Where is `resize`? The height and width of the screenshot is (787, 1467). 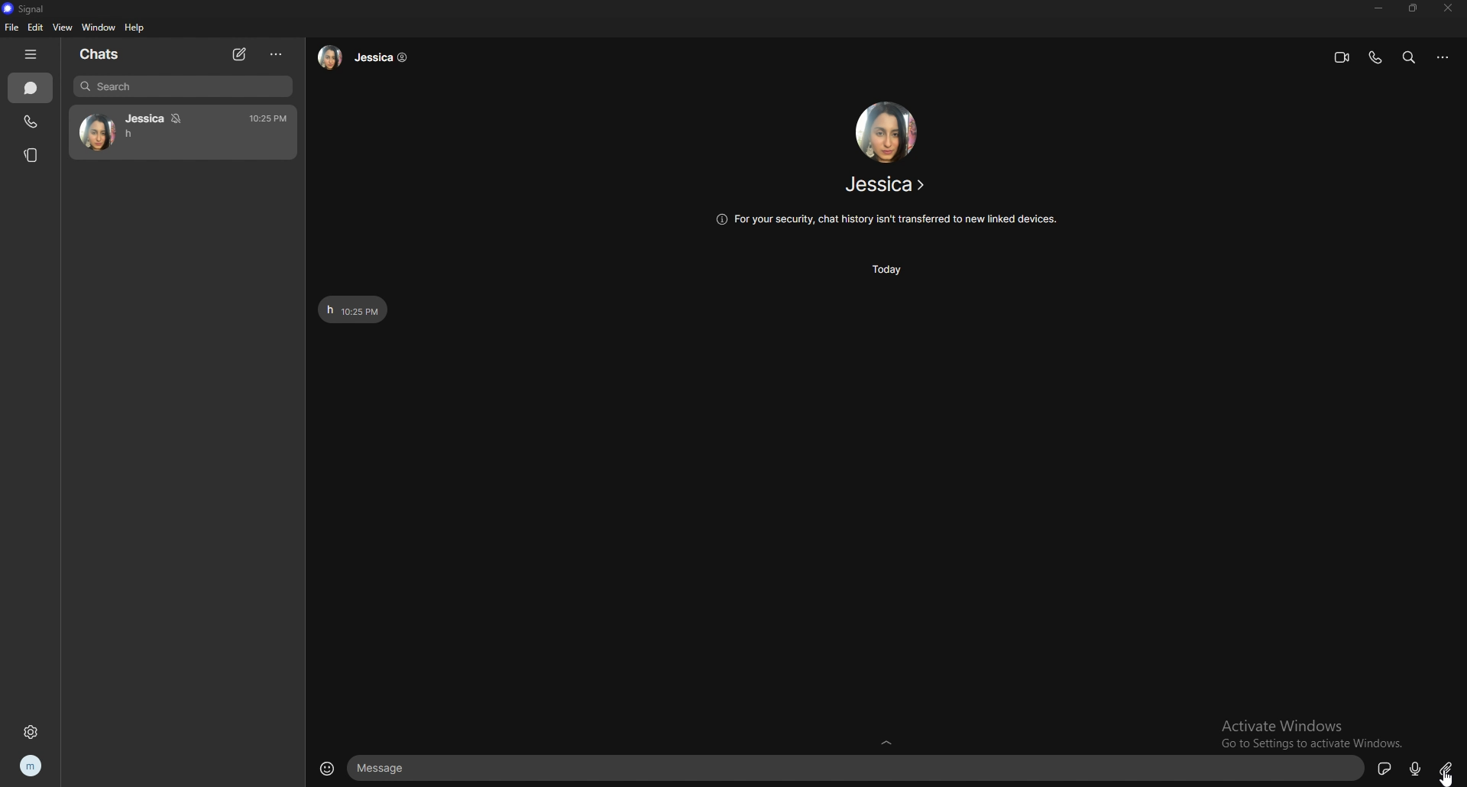 resize is located at coordinates (1414, 8).